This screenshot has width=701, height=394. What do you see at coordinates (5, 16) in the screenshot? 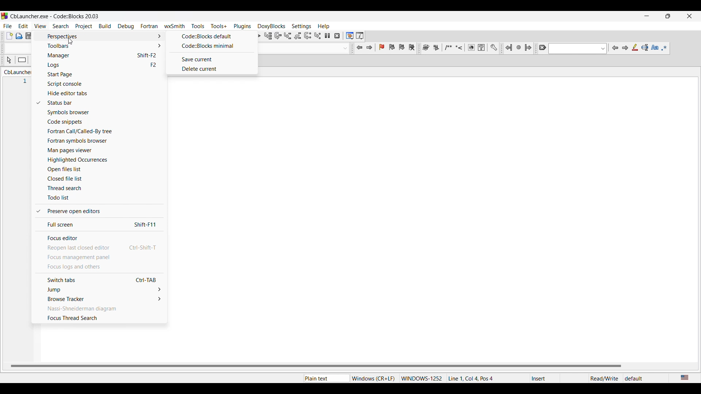
I see `Software logo` at bounding box center [5, 16].